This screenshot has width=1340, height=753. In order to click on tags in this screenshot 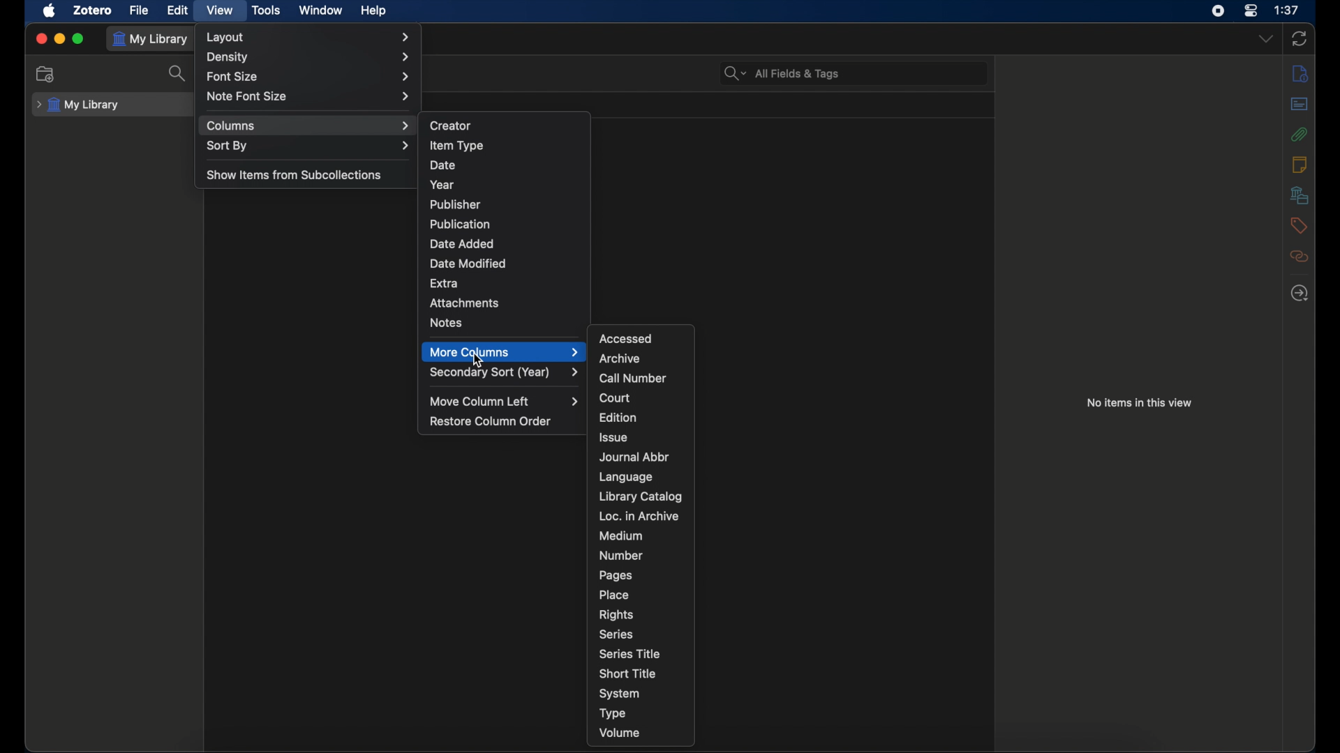, I will do `click(1299, 226)`.